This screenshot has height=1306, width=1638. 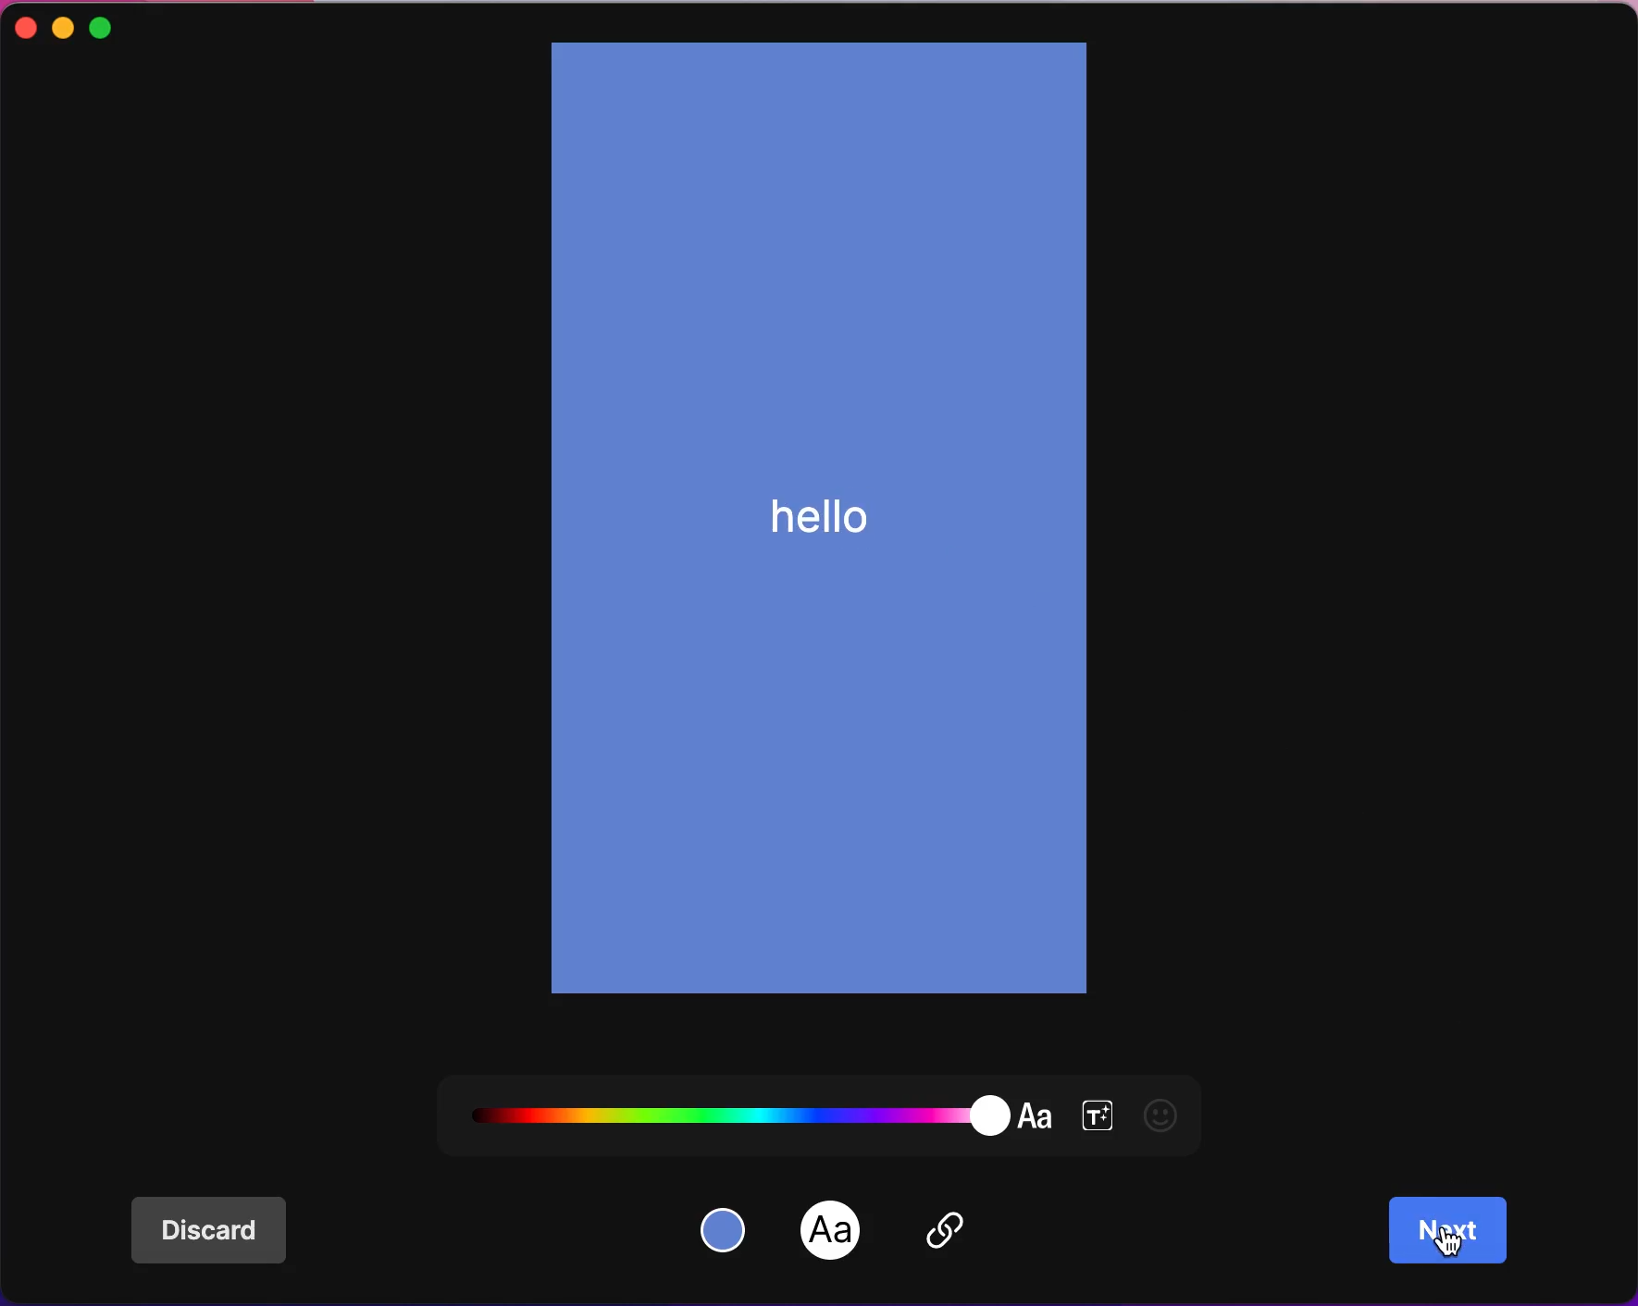 I want to click on font, so click(x=832, y=1231).